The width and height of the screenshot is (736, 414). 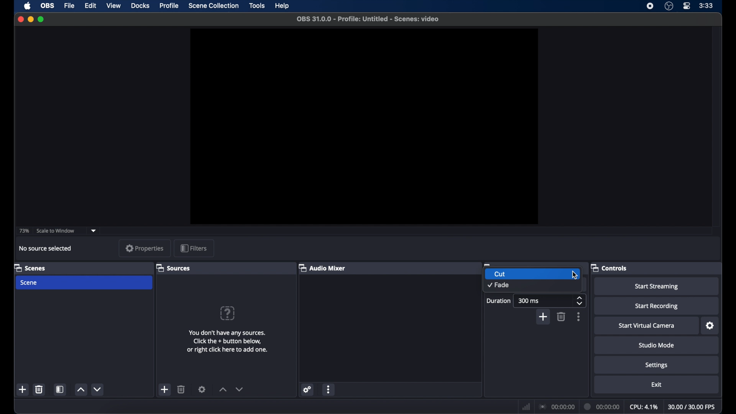 I want to click on delete, so click(x=39, y=389).